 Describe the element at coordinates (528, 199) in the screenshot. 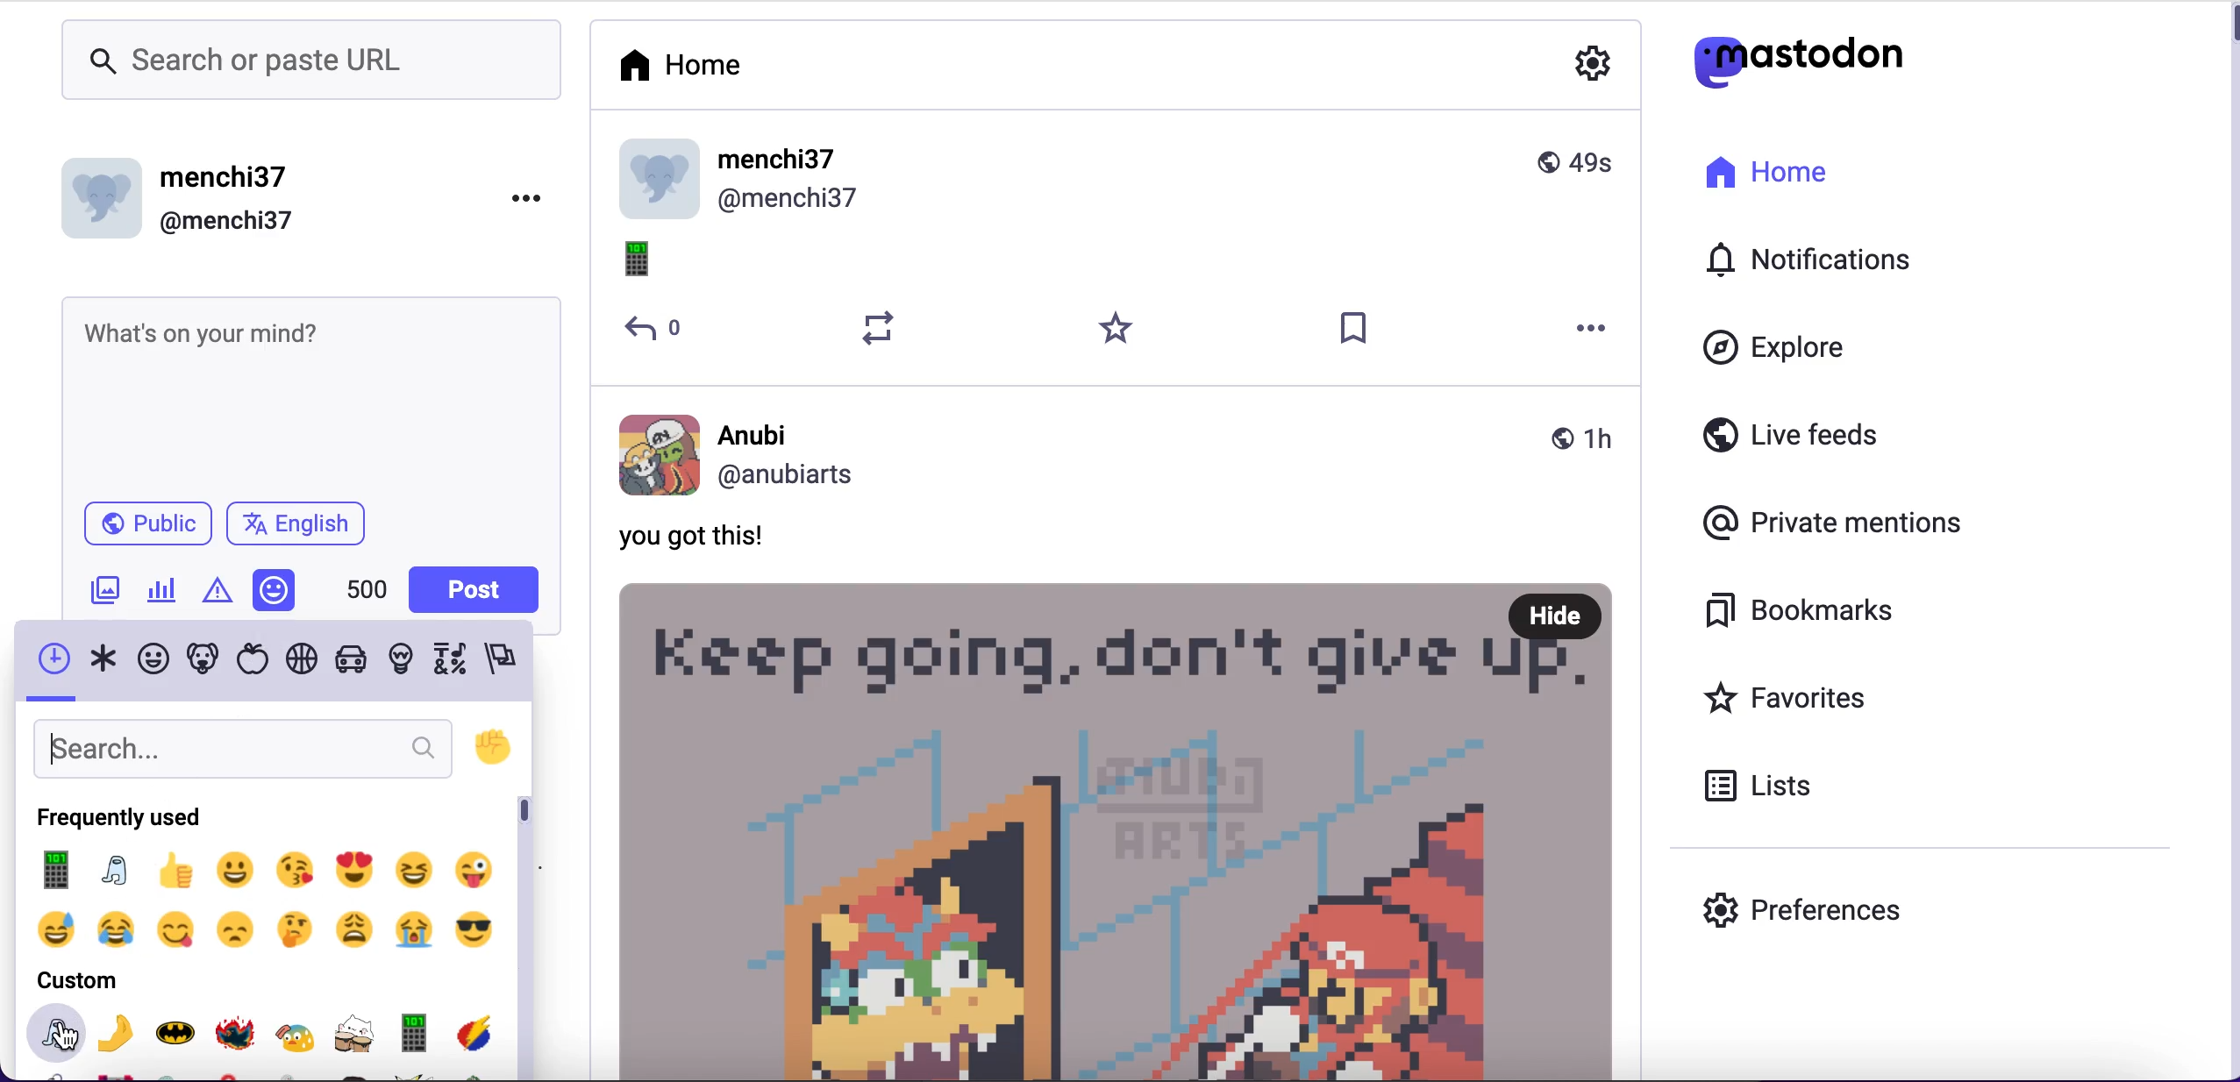

I see `options` at that location.